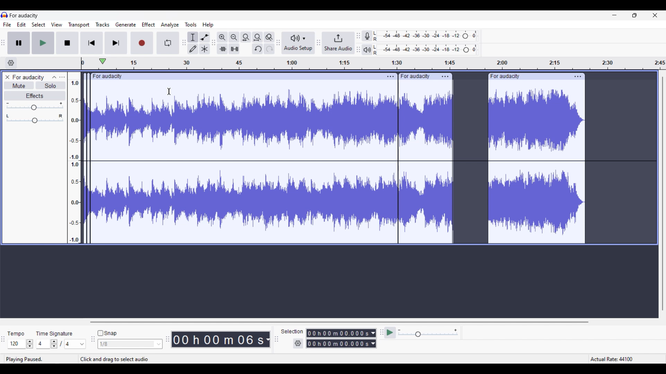  What do you see at coordinates (57, 25) in the screenshot?
I see `View menu` at bounding box center [57, 25].